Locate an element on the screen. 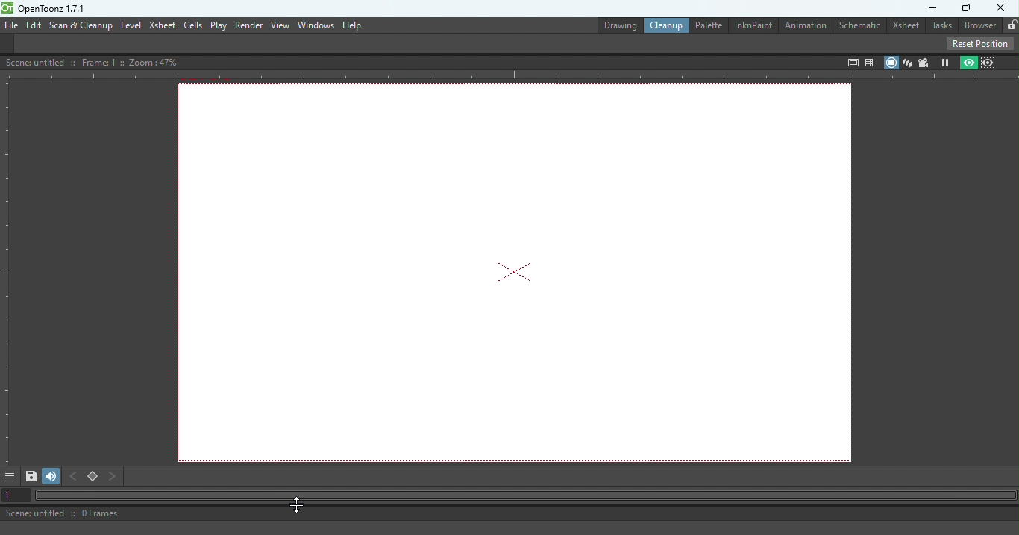 The width and height of the screenshot is (1019, 535). Set key is located at coordinates (93, 477).